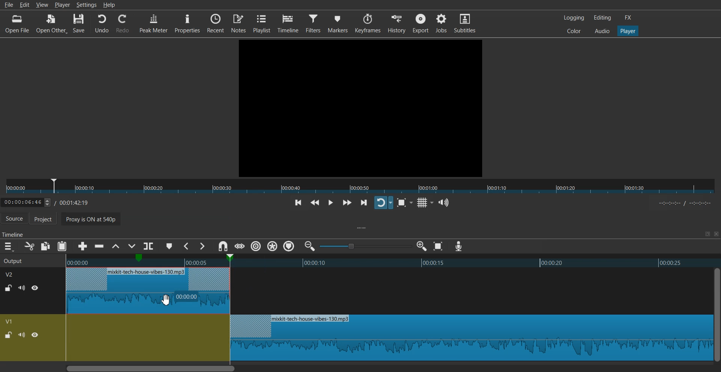 The image size is (721, 372). What do you see at coordinates (100, 246) in the screenshot?
I see `Ripple delete` at bounding box center [100, 246].